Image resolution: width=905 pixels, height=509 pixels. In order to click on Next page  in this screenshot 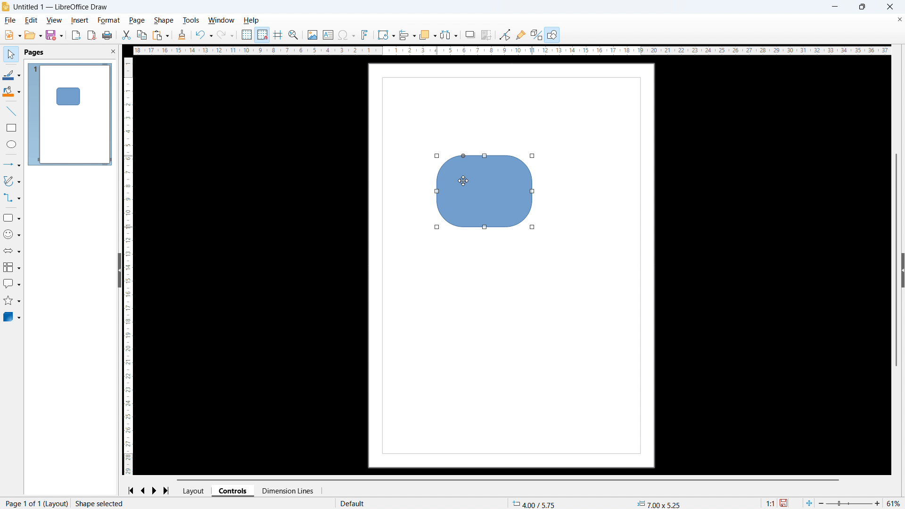, I will do `click(155, 491)`.